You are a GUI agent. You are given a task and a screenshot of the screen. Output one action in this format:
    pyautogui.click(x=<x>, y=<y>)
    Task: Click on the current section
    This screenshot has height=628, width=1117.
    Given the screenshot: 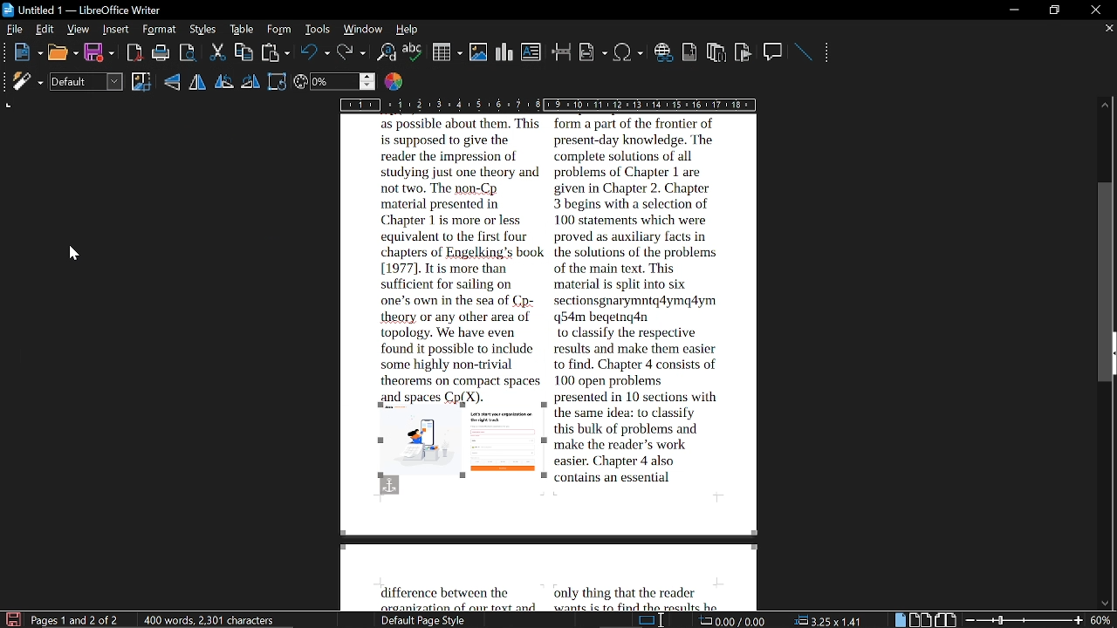 What is the action you would take?
    pyautogui.click(x=735, y=620)
    